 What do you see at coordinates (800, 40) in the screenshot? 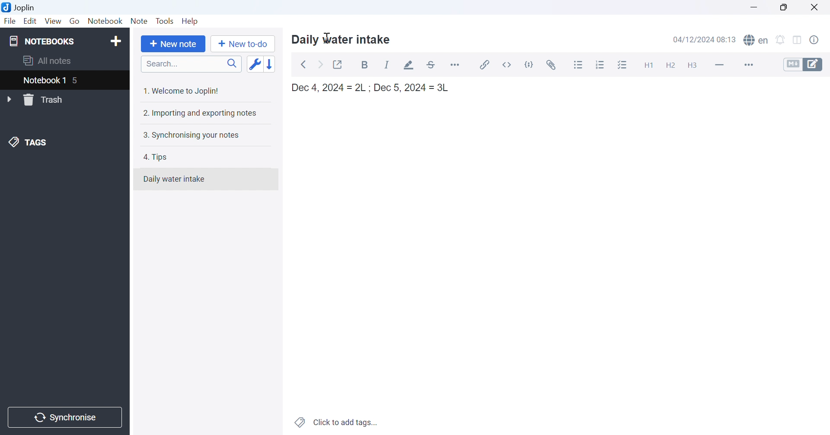
I see `Toggle editor layout` at bounding box center [800, 40].